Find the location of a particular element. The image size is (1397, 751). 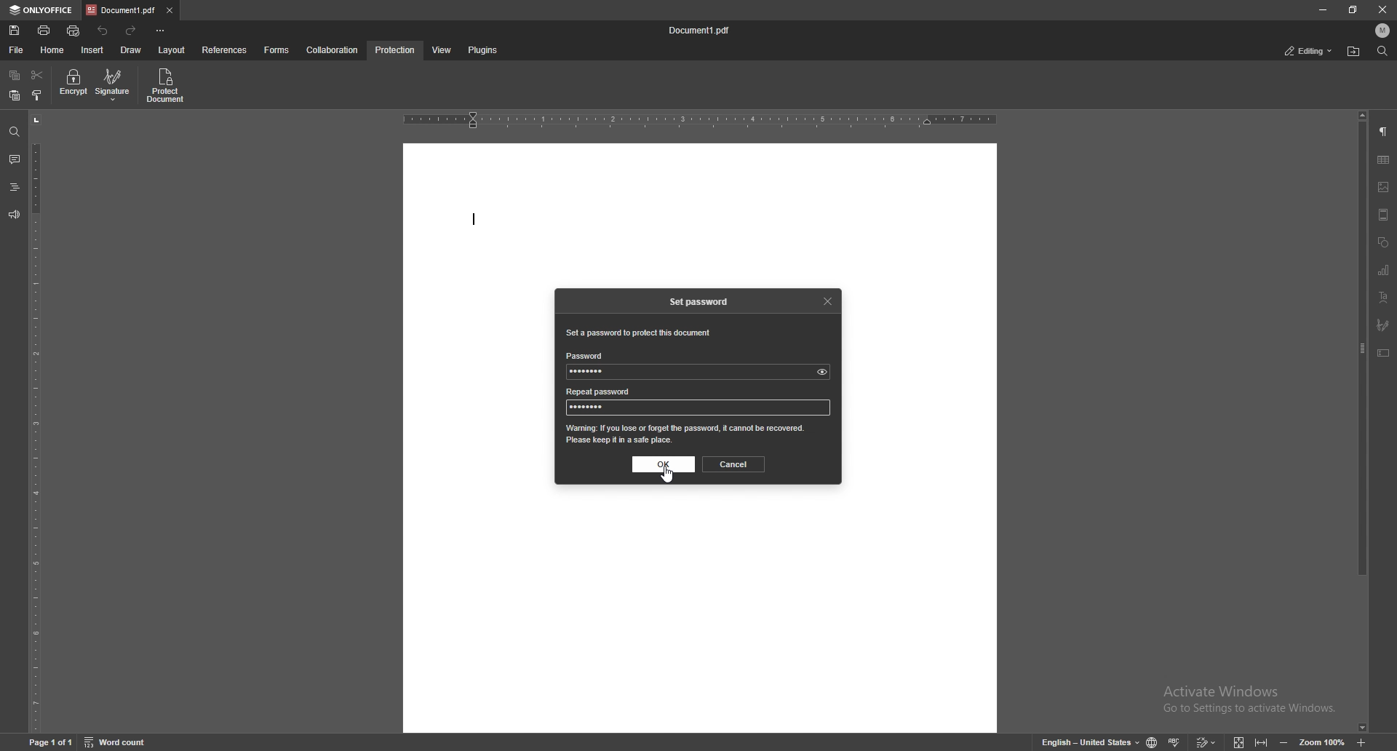

find is located at coordinates (1381, 51).